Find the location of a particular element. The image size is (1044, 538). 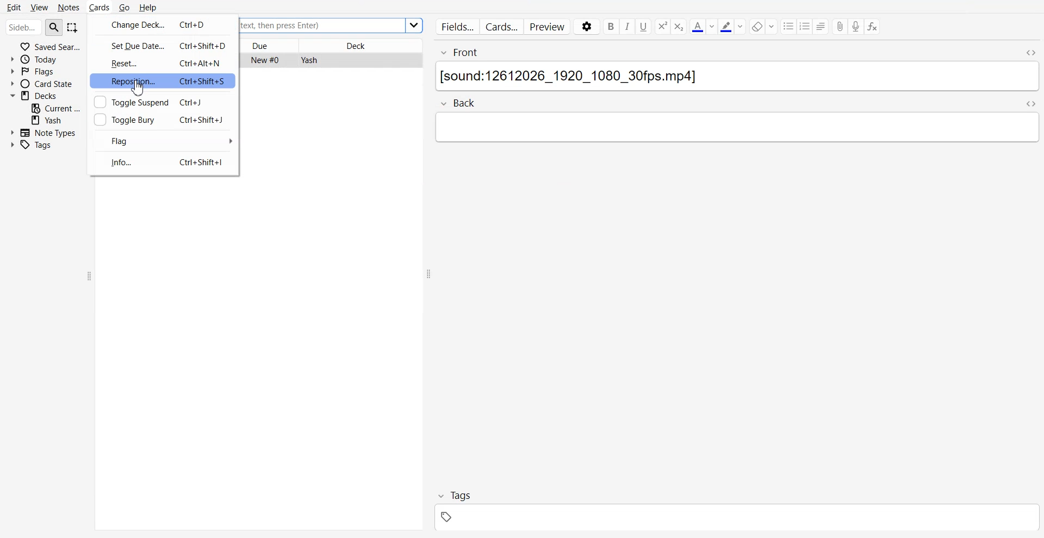

Notes is located at coordinates (69, 7).